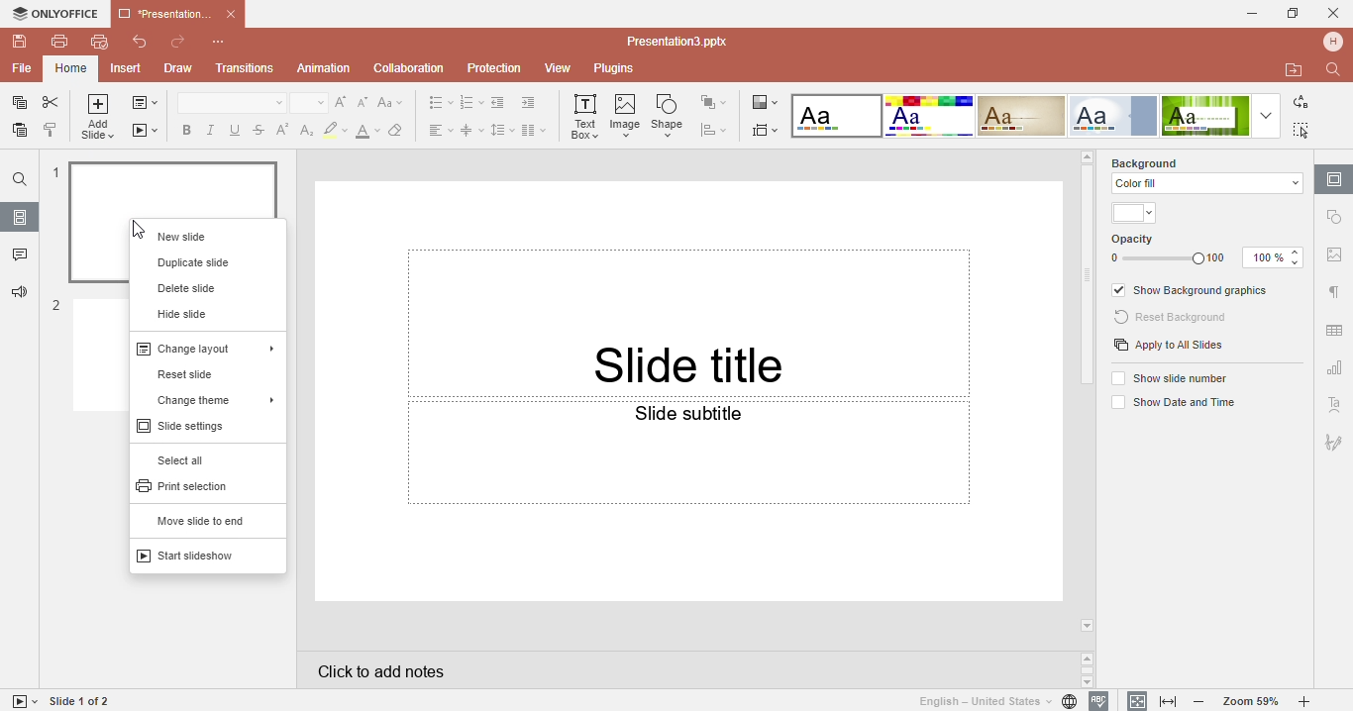 This screenshot has height=711, width=1353. I want to click on Shape settings, so click(1336, 217).